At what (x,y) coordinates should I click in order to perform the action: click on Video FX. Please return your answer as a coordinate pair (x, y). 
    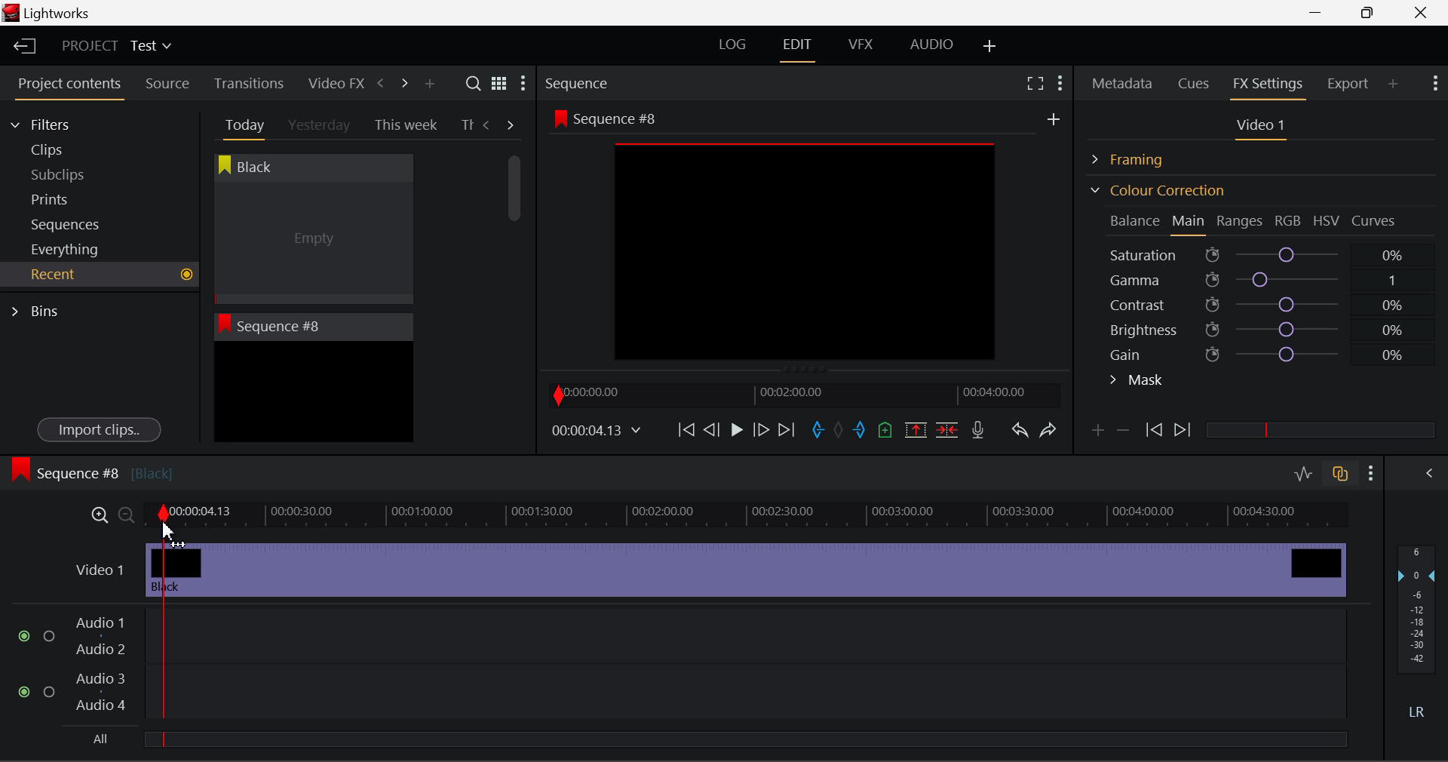
    Looking at the image, I should click on (332, 83).